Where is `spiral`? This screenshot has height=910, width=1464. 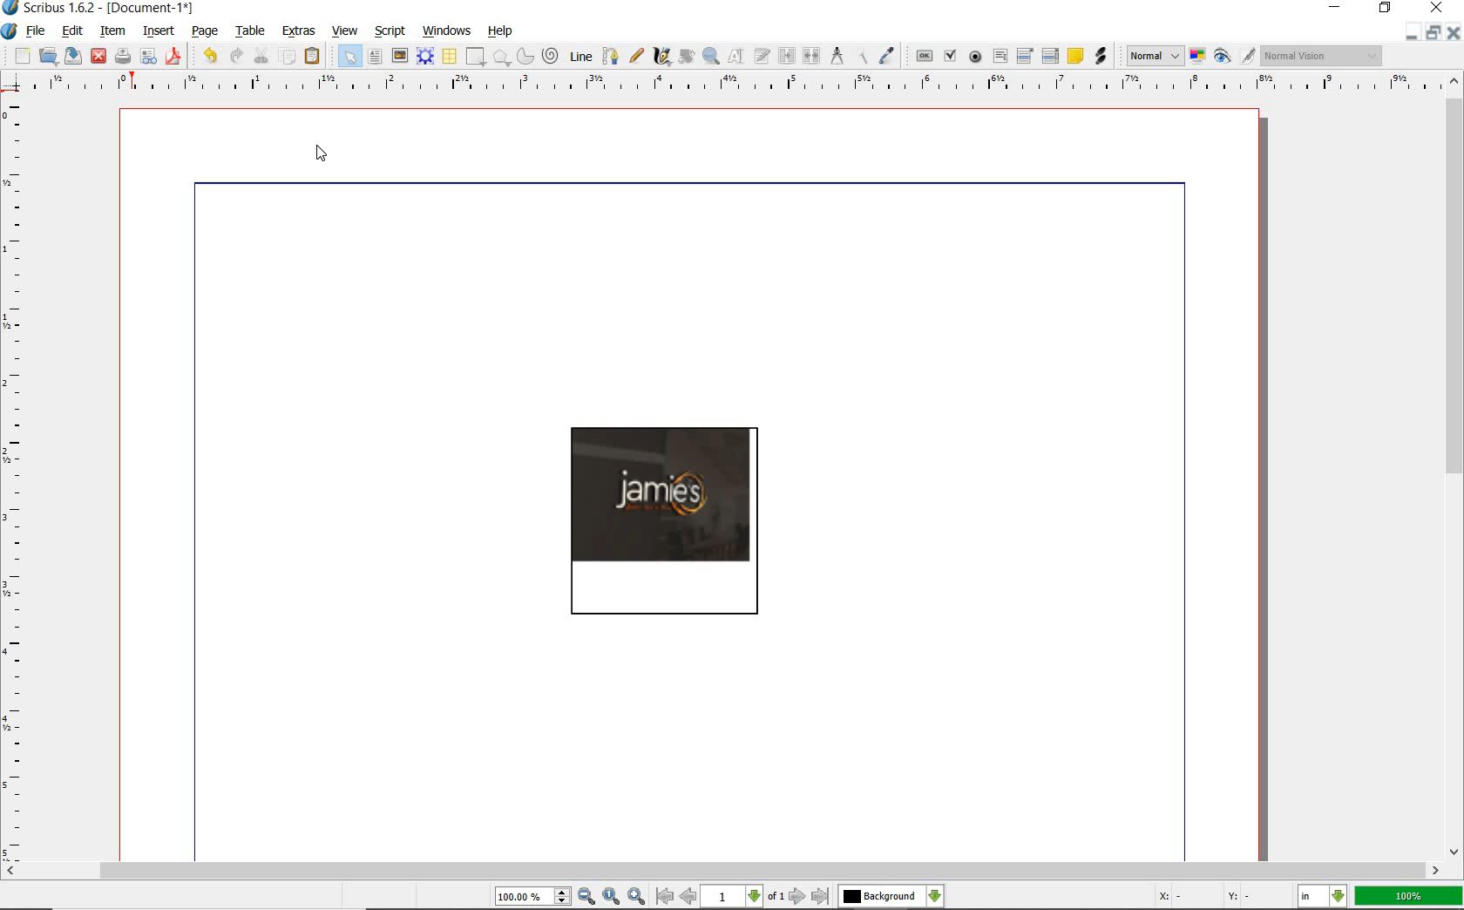 spiral is located at coordinates (551, 55).